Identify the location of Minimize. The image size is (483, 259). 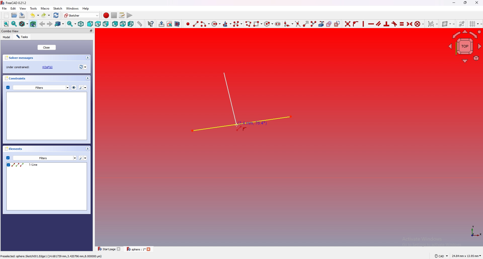
(453, 3).